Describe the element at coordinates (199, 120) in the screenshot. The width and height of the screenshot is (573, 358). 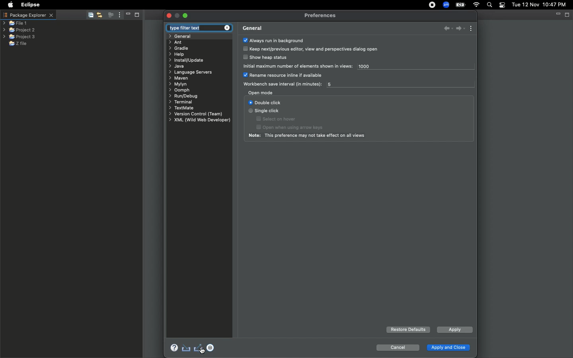
I see `XML (wild web developer)` at that location.